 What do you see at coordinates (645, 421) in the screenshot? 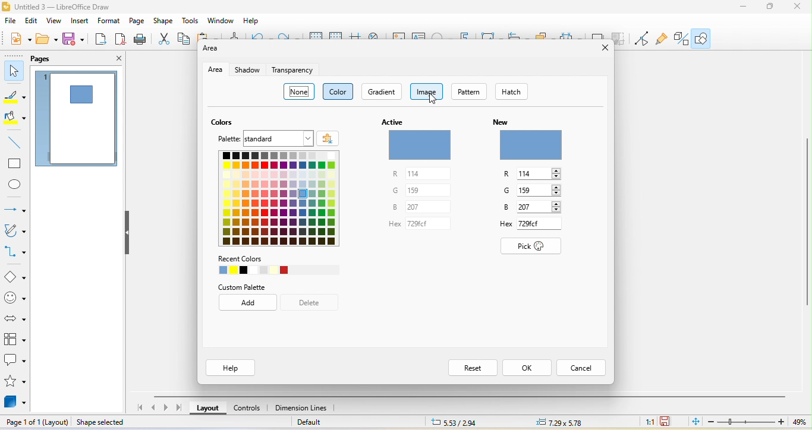
I see `1:1` at bounding box center [645, 421].